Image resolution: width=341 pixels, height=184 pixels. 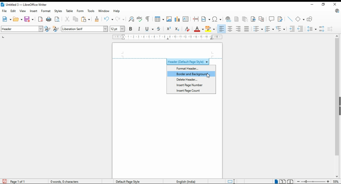 What do you see at coordinates (120, 19) in the screenshot?
I see `redo` at bounding box center [120, 19].